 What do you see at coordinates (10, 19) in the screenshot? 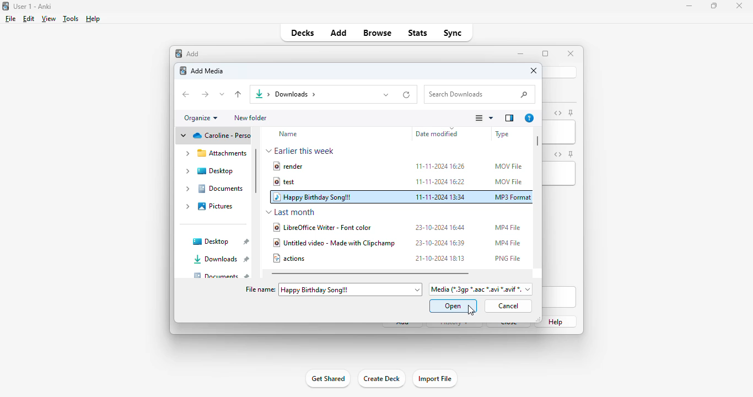
I see `file` at bounding box center [10, 19].